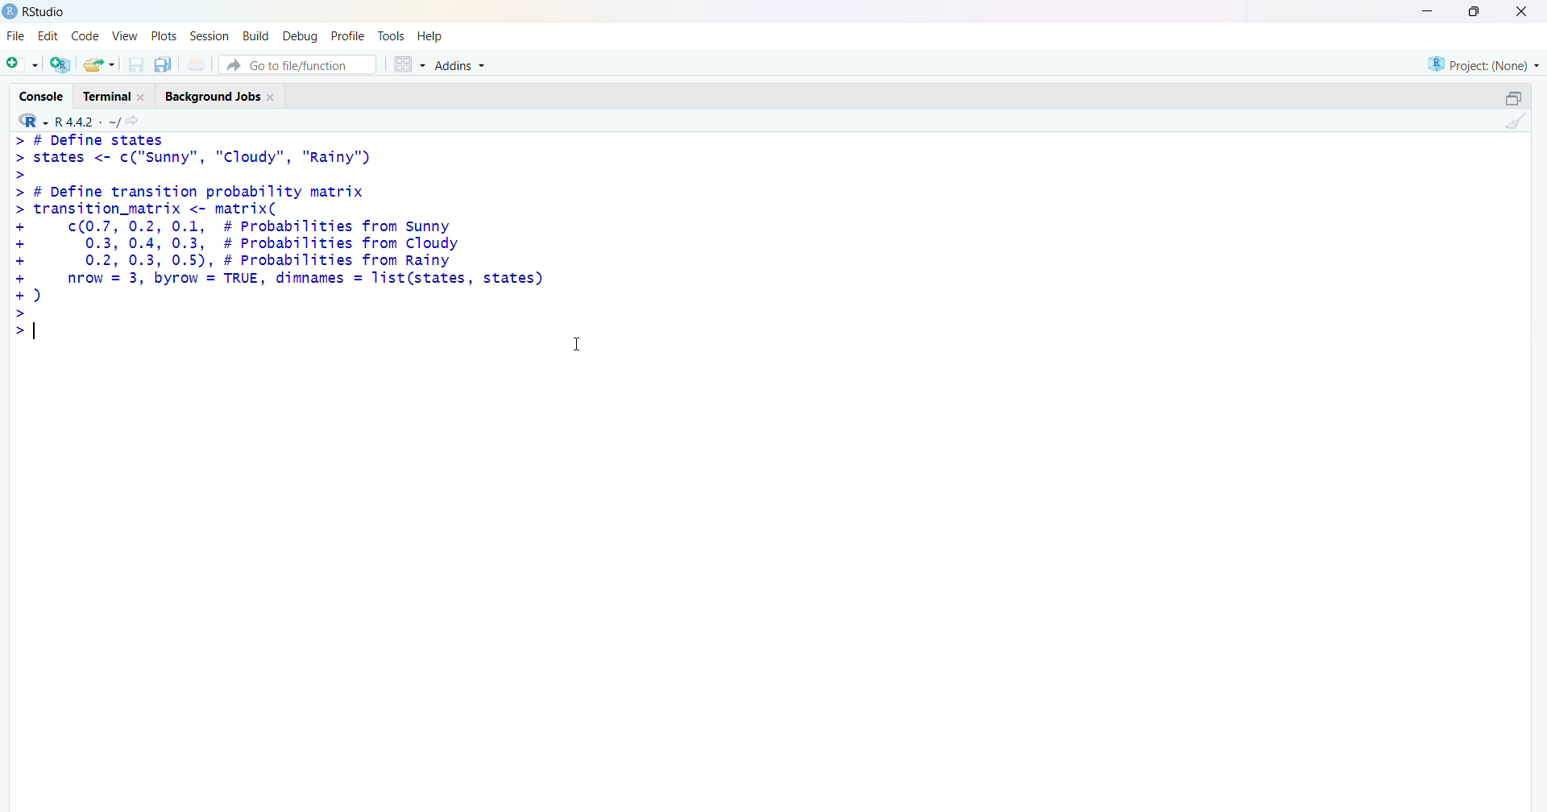 The width and height of the screenshot is (1547, 812). I want to click on maximize, so click(1471, 11).